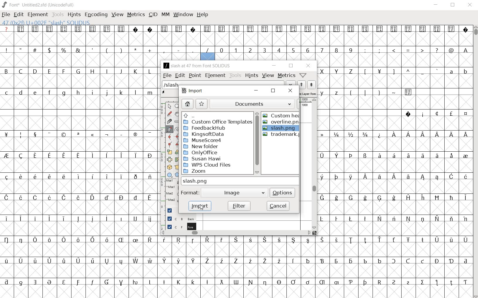 The width and height of the screenshot is (478, 298). What do you see at coordinates (171, 191) in the screenshot?
I see `mse1 mse1 mse2 mse2` at bounding box center [171, 191].